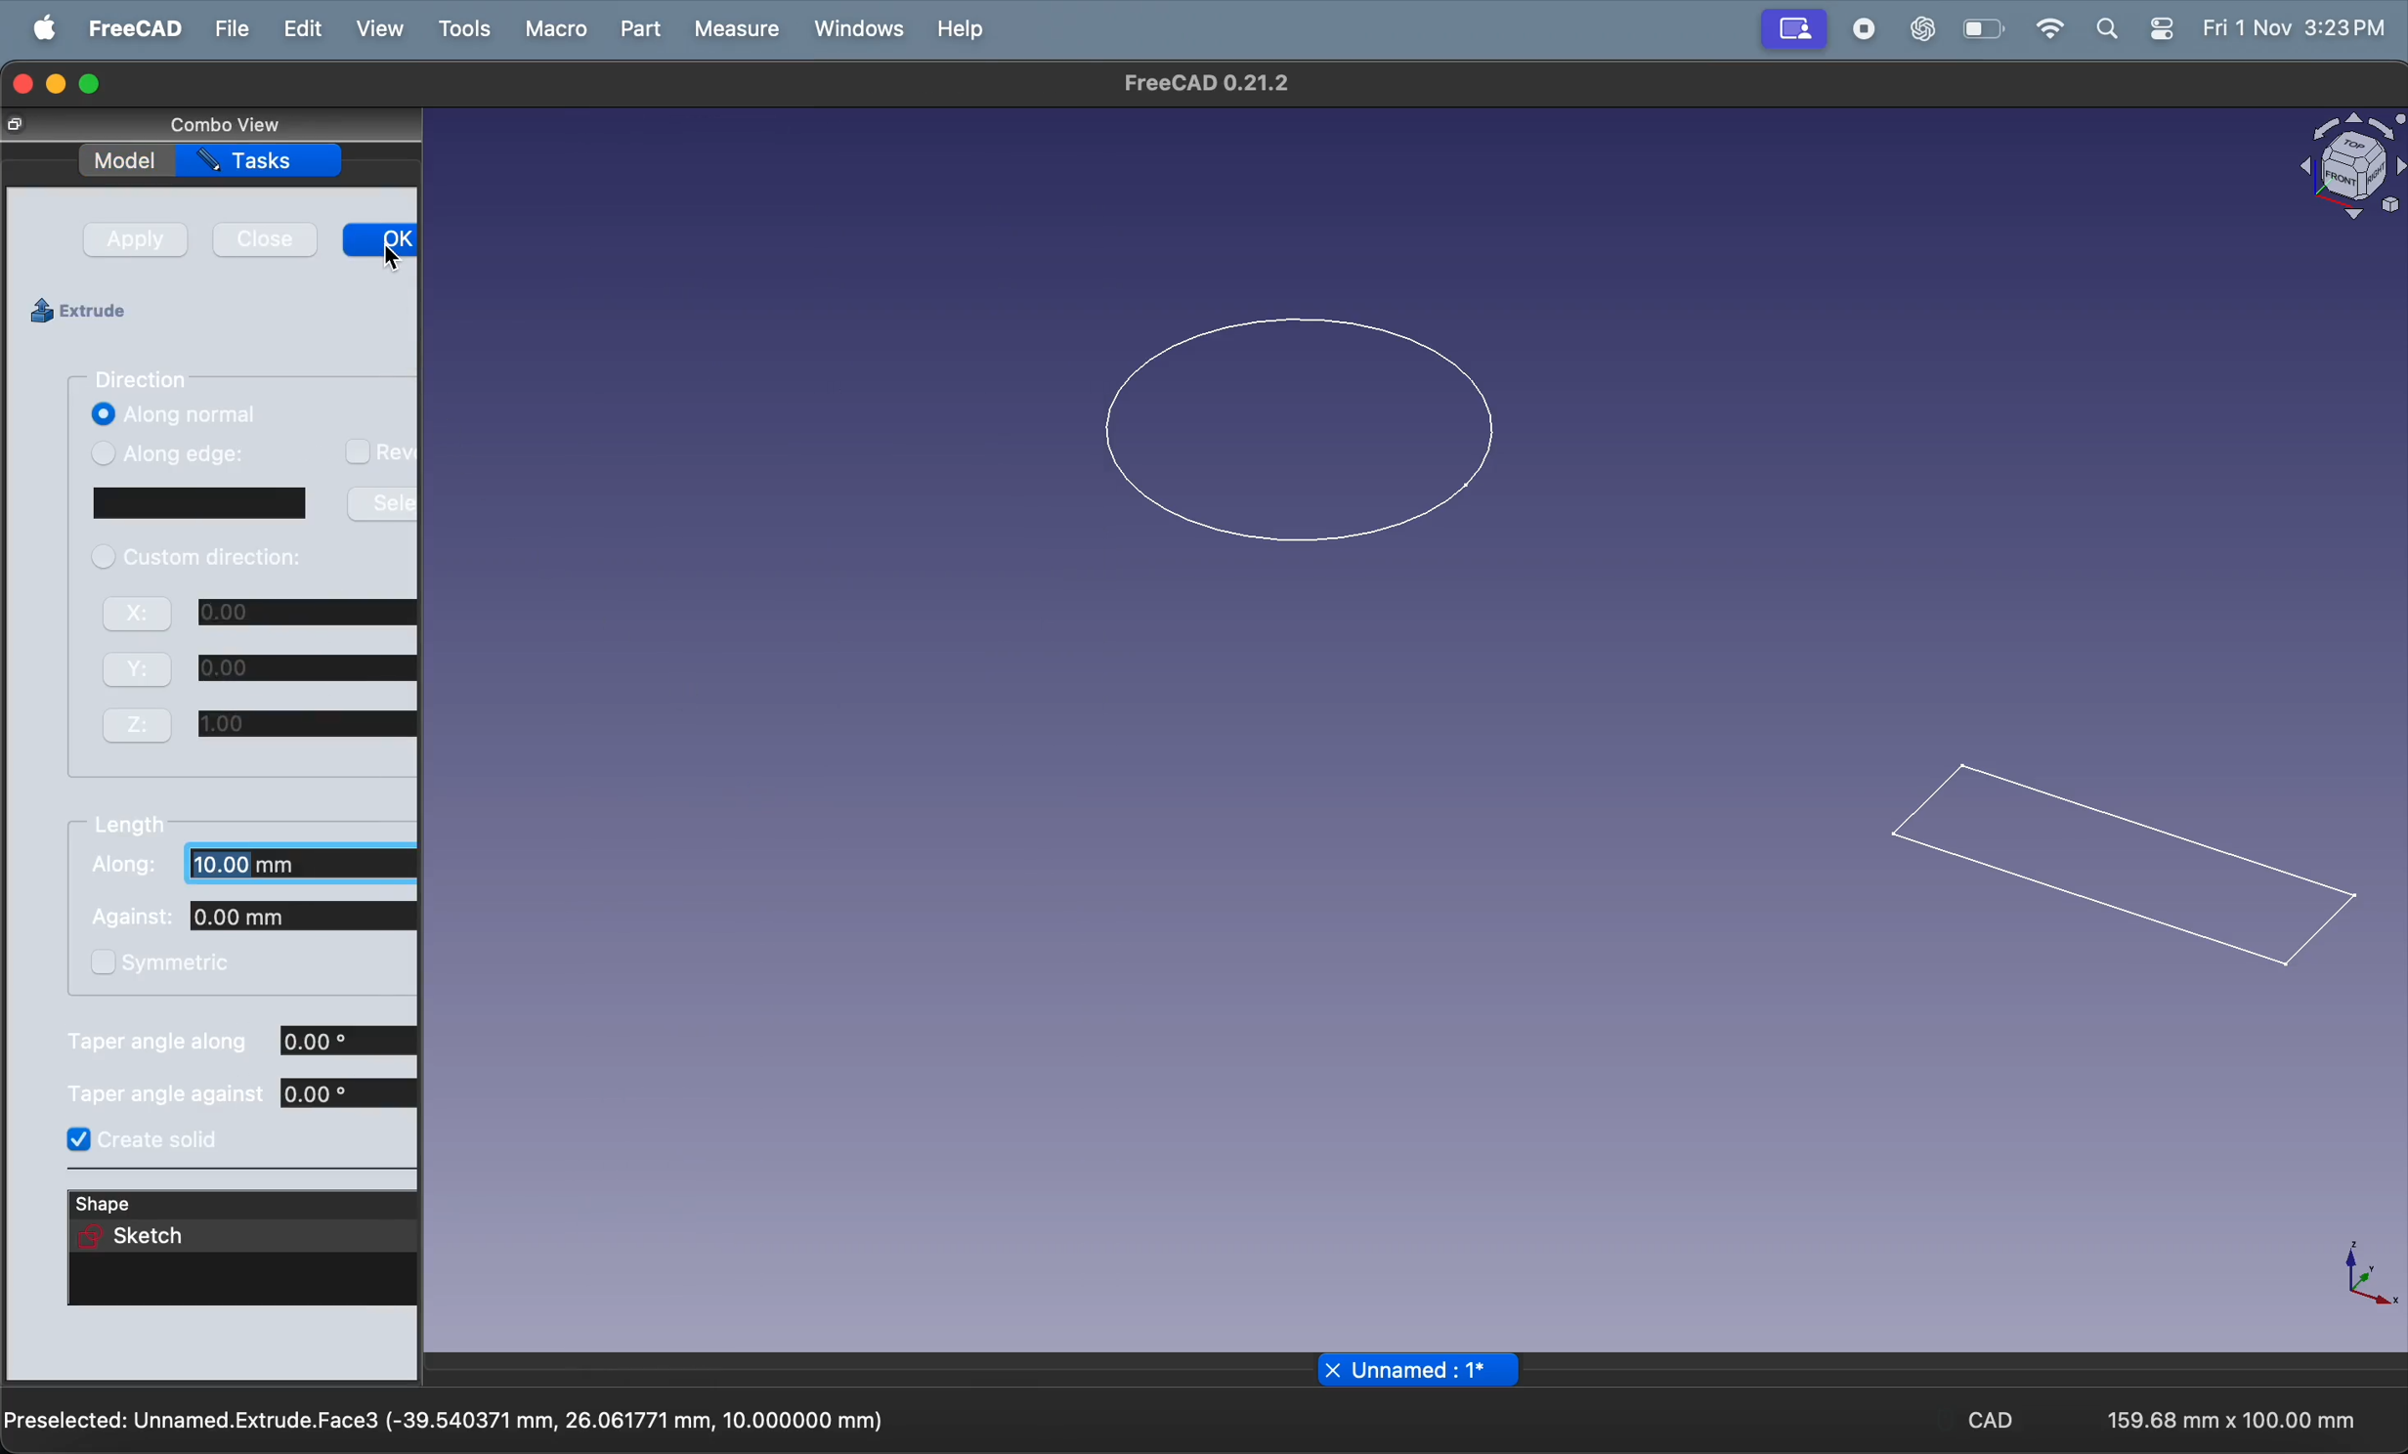 The image size is (2408, 1454). Describe the element at coordinates (144, 1237) in the screenshot. I see `sketch` at that location.